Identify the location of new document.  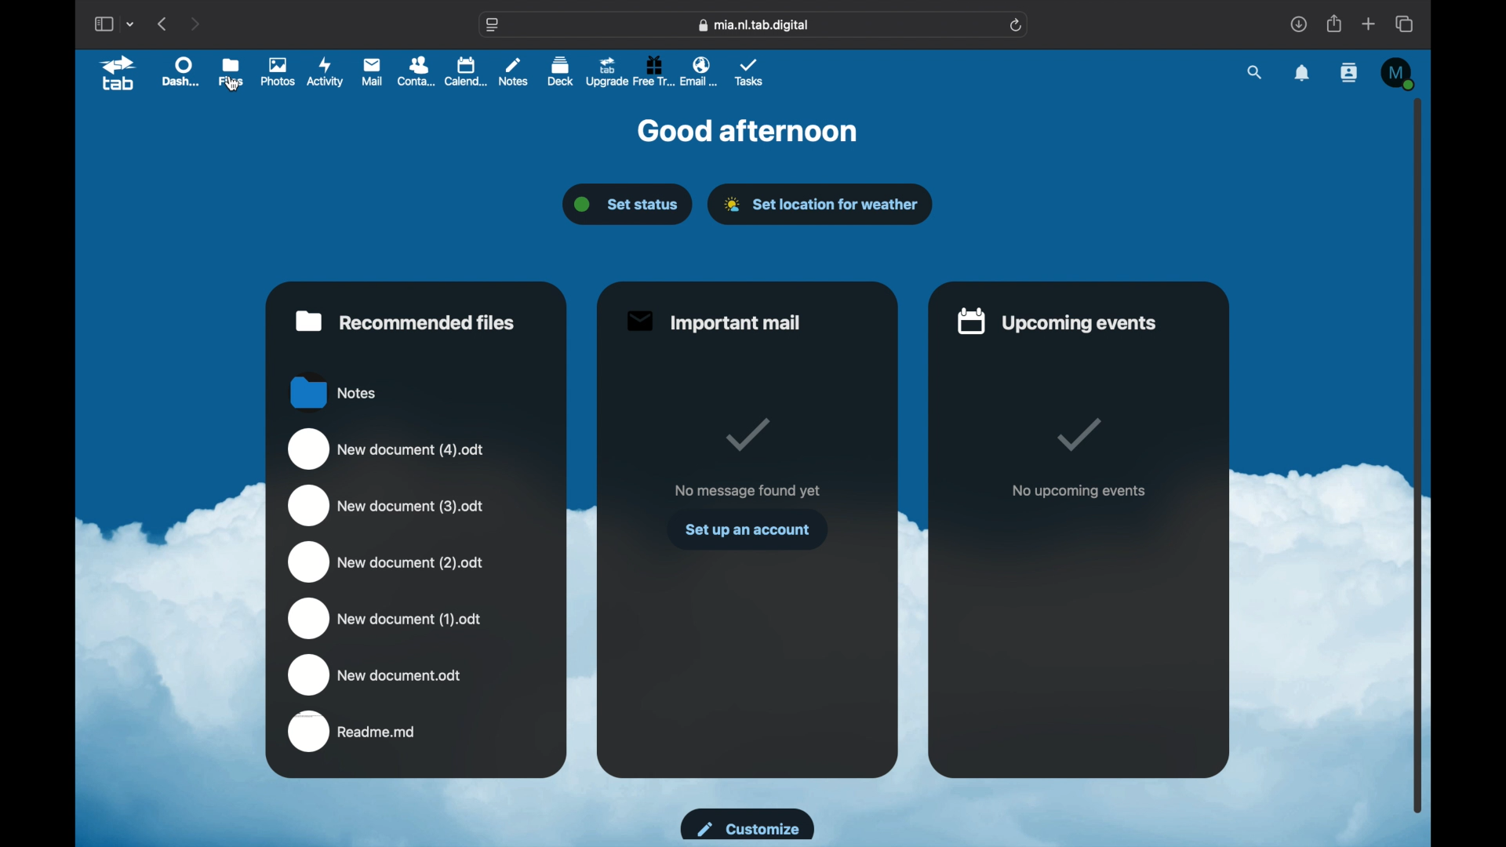
(375, 675).